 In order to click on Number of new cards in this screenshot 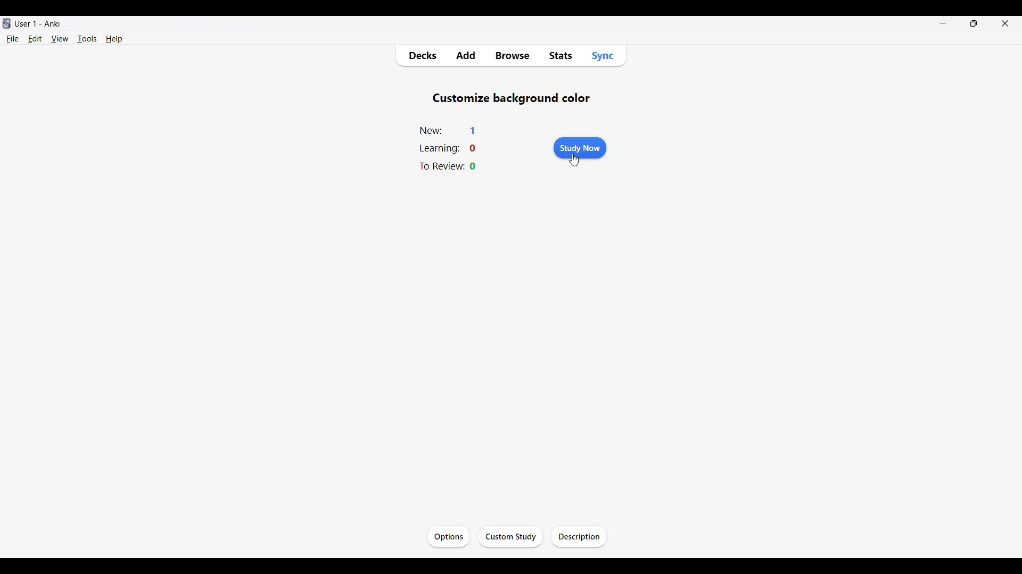, I will do `click(473, 131)`.